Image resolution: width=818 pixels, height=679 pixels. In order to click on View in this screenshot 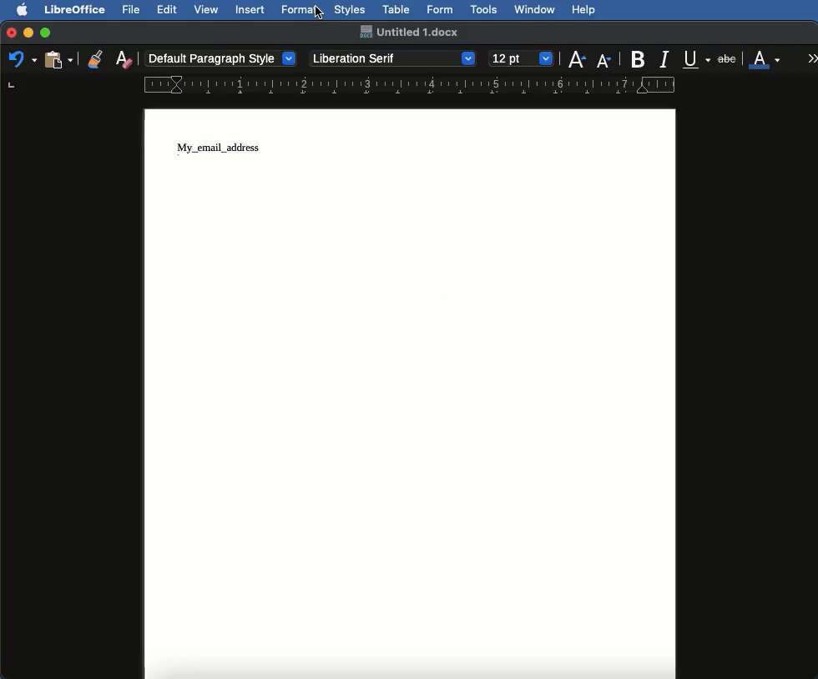, I will do `click(207, 9)`.